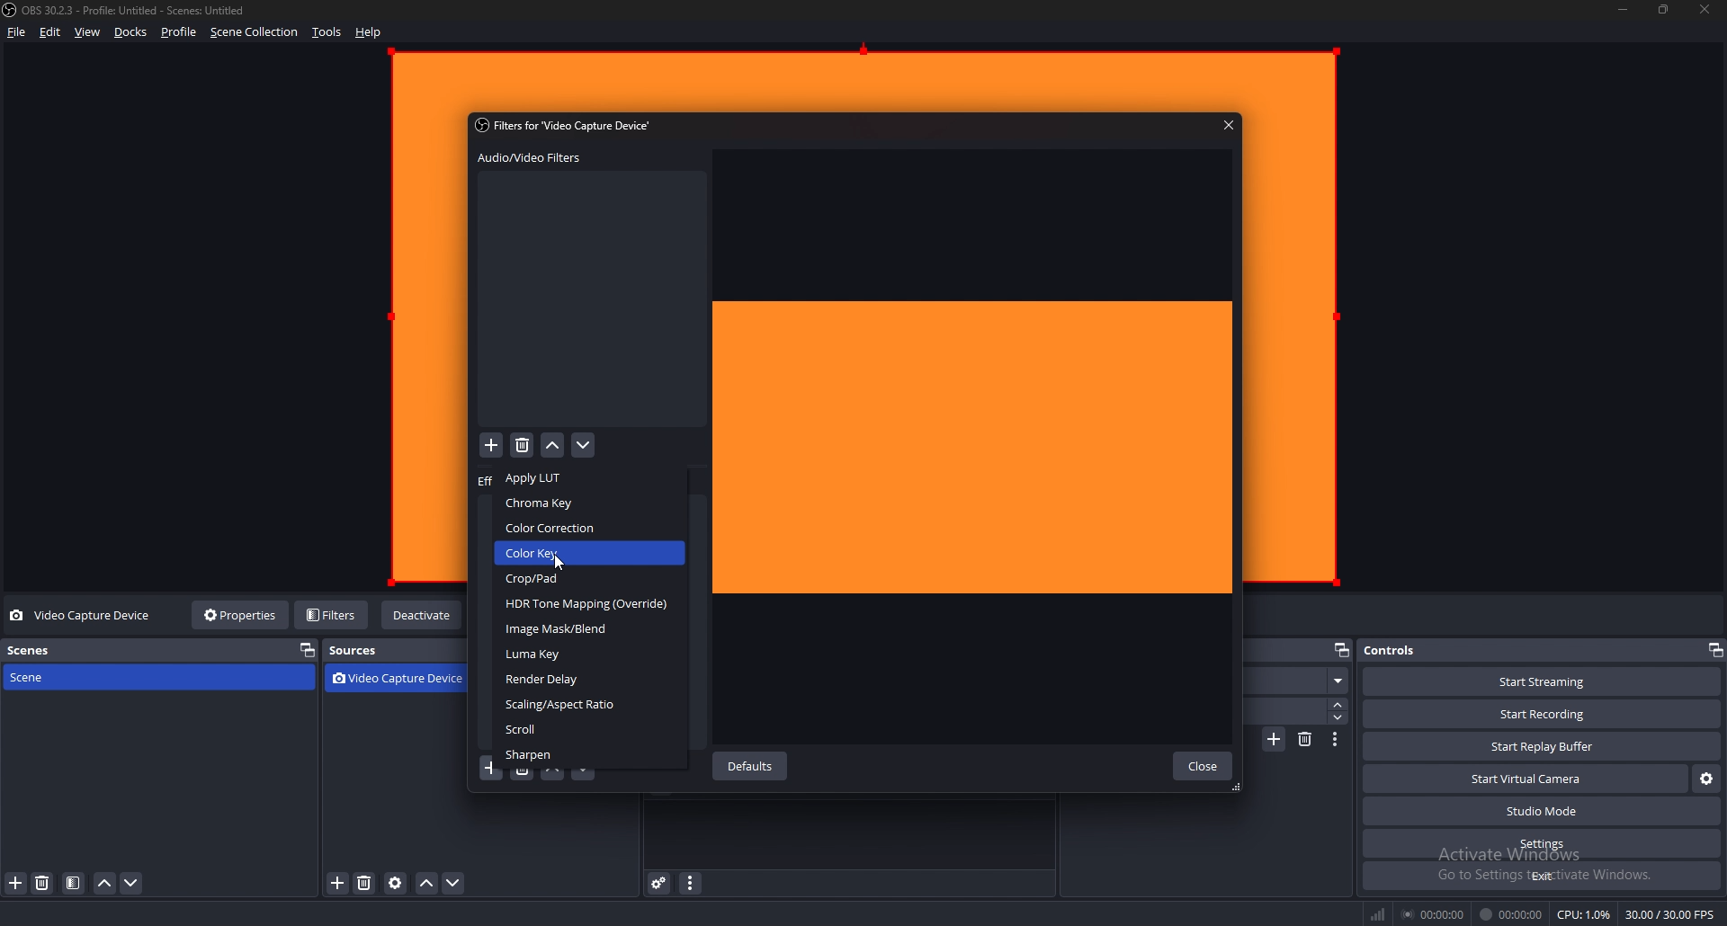 Image resolution: width=1727 pixels, height=926 pixels. What do you see at coordinates (306, 651) in the screenshot?
I see `pop out` at bounding box center [306, 651].